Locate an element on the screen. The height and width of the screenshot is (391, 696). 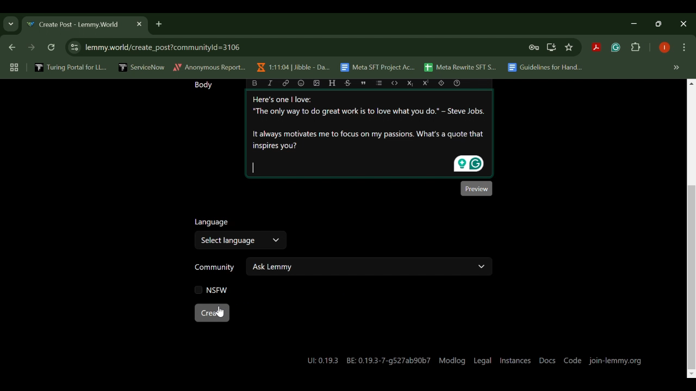
NSFW is located at coordinates (212, 289).